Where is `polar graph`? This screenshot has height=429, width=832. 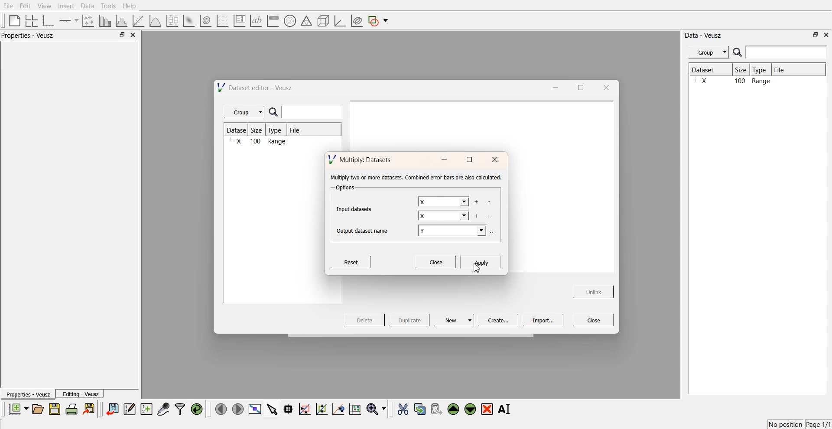 polar graph is located at coordinates (289, 22).